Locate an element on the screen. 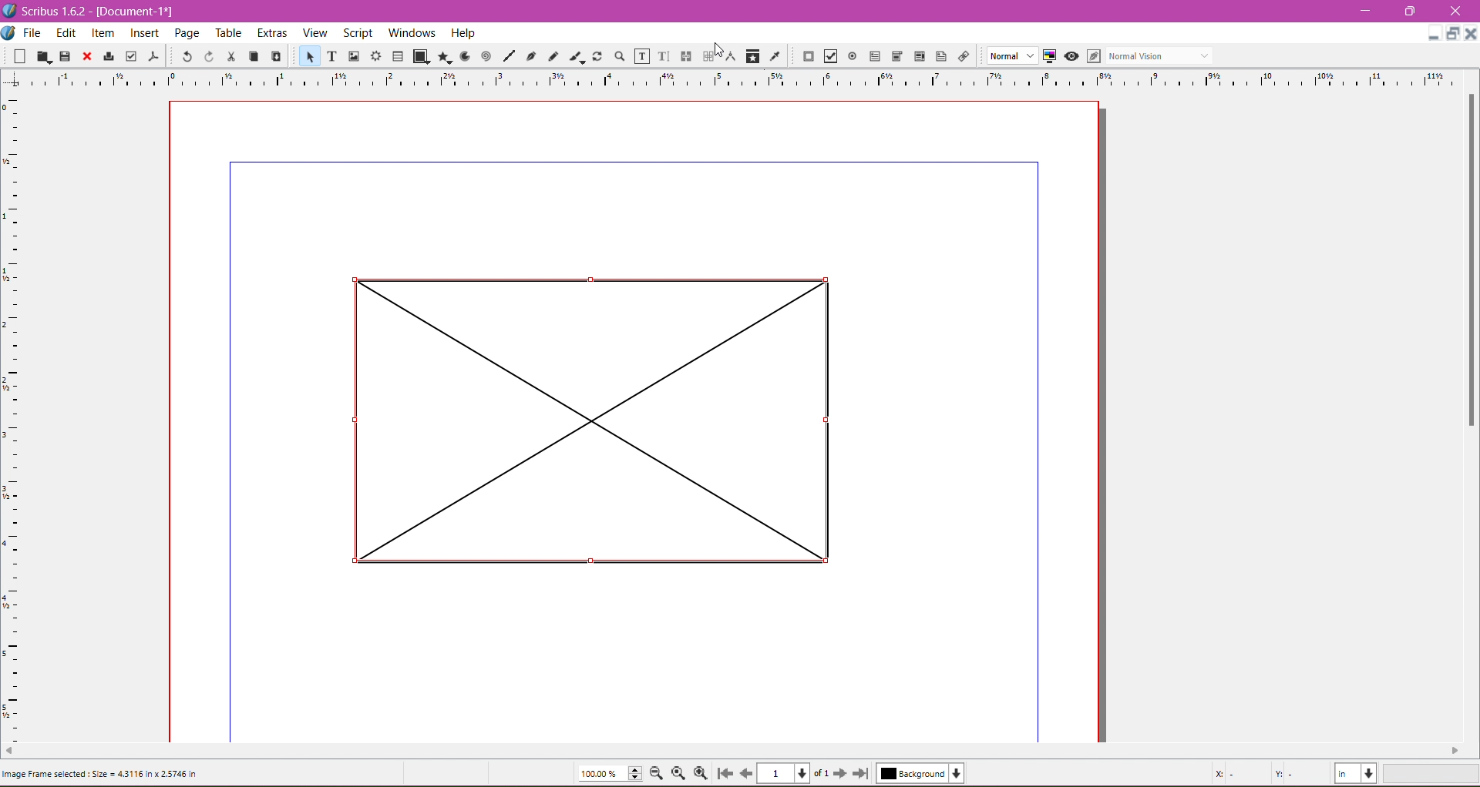  C is located at coordinates (1455, 12).